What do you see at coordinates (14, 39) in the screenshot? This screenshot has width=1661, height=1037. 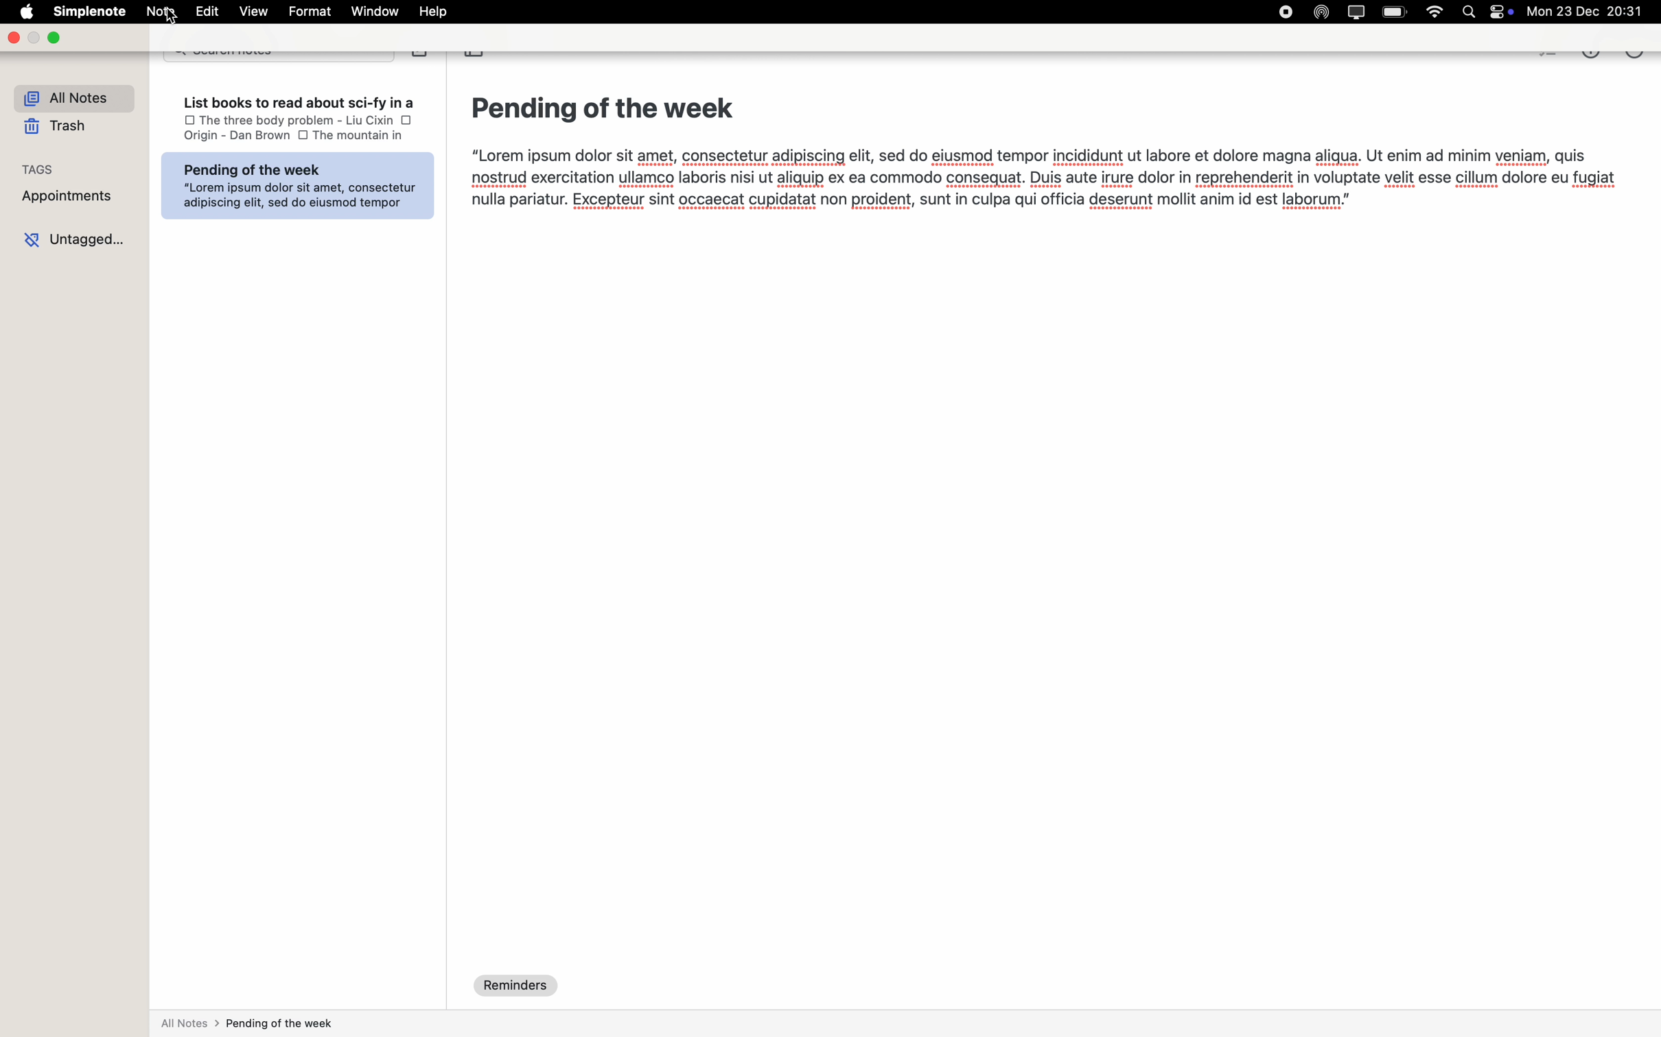 I see `close Simplenote` at bounding box center [14, 39].